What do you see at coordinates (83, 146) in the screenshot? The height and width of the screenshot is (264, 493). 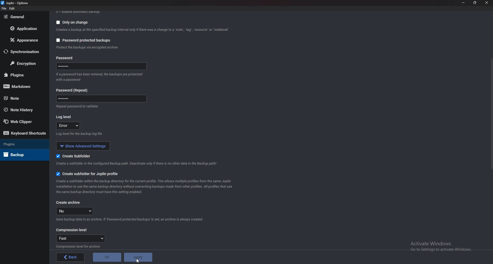 I see `show advanced settings` at bounding box center [83, 146].